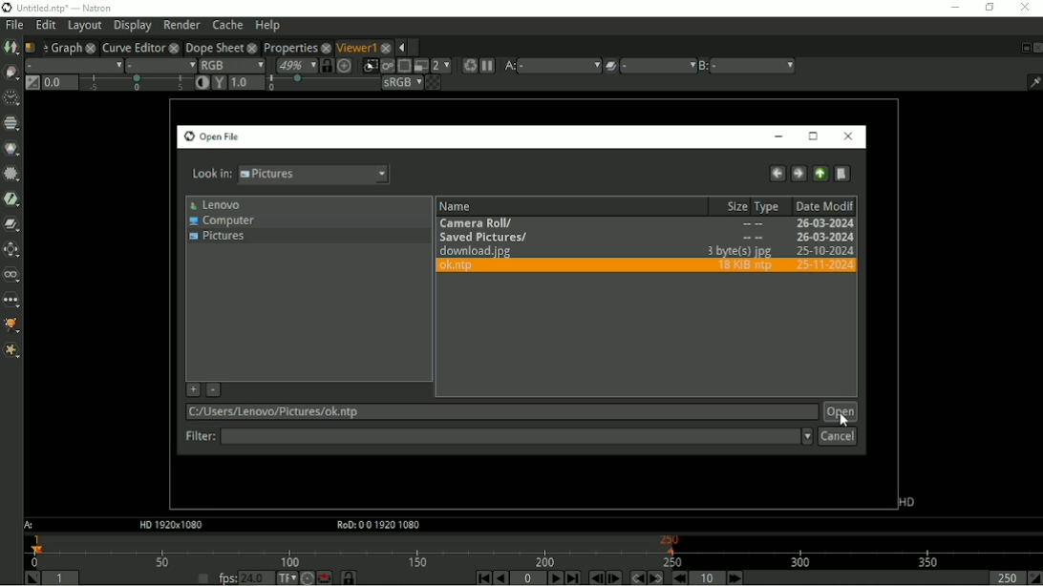 This screenshot has height=586, width=1043. What do you see at coordinates (415, 47) in the screenshot?
I see `Expand` at bounding box center [415, 47].